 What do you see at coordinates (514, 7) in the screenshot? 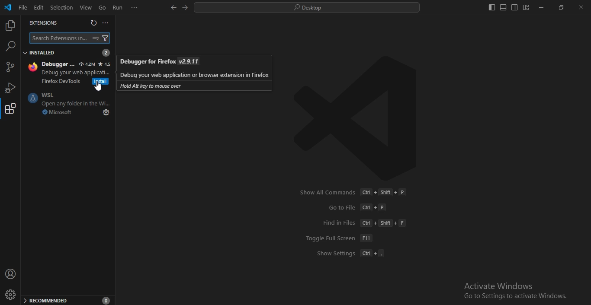
I see `toggle secondary side bar` at bounding box center [514, 7].